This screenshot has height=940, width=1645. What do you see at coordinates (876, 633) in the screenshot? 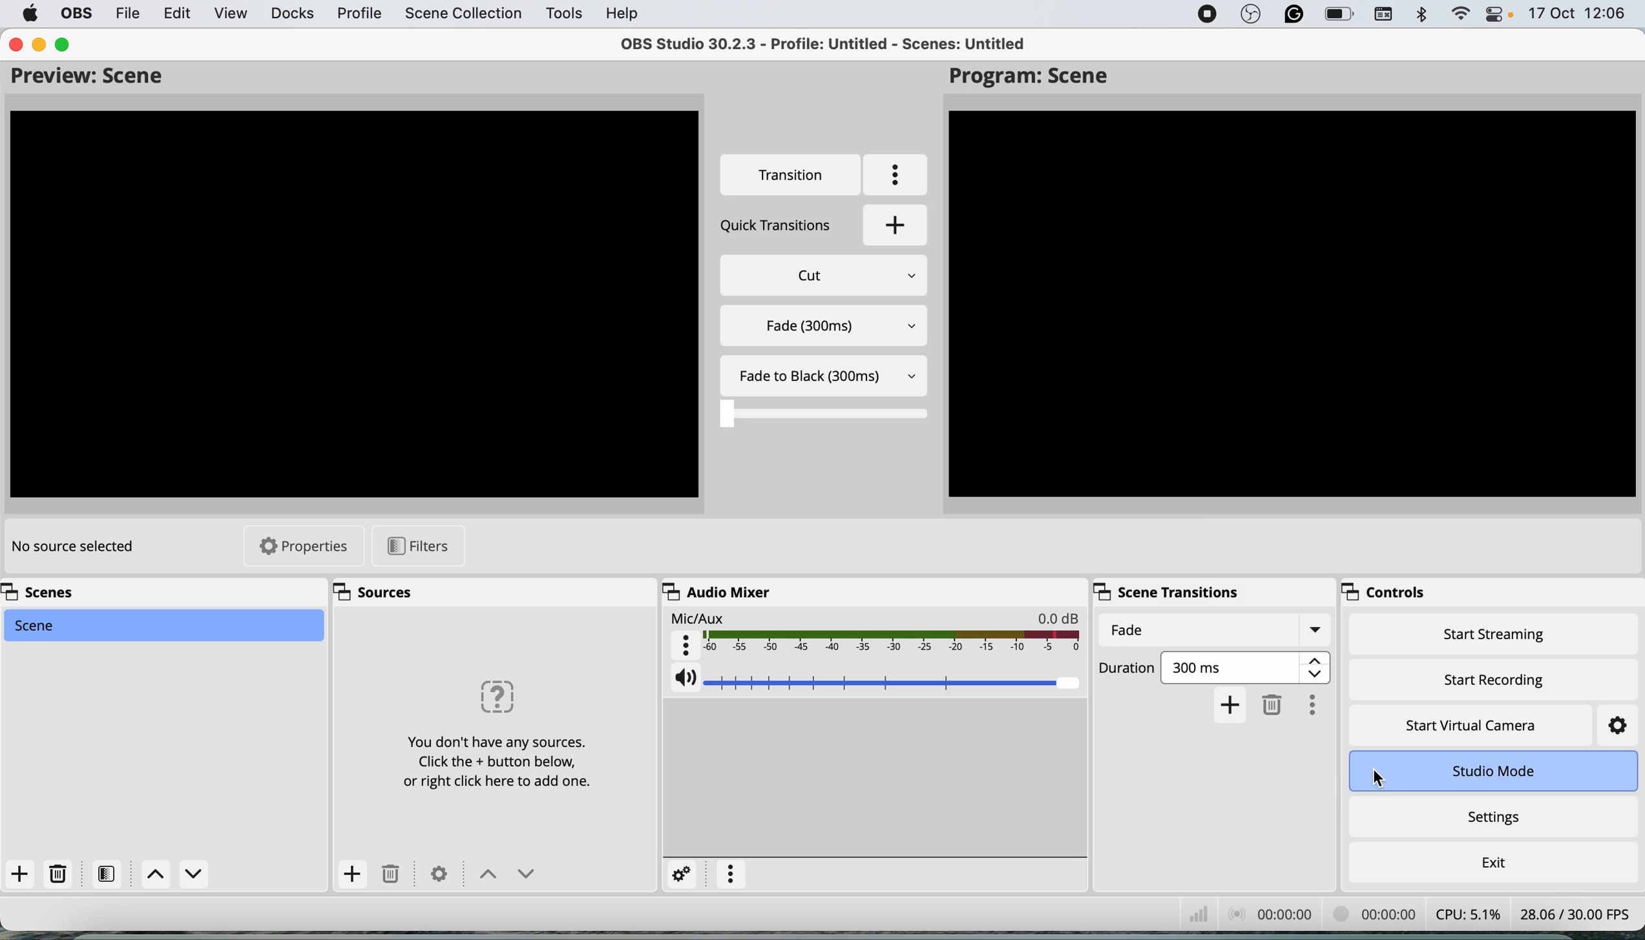
I see `mic aux audio` at bounding box center [876, 633].